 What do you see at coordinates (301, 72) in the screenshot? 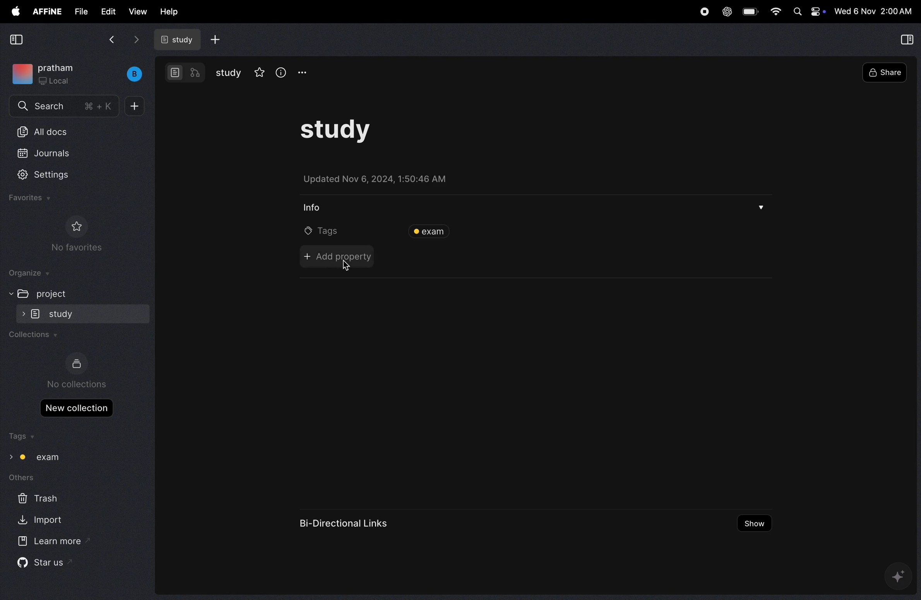
I see `options` at bounding box center [301, 72].